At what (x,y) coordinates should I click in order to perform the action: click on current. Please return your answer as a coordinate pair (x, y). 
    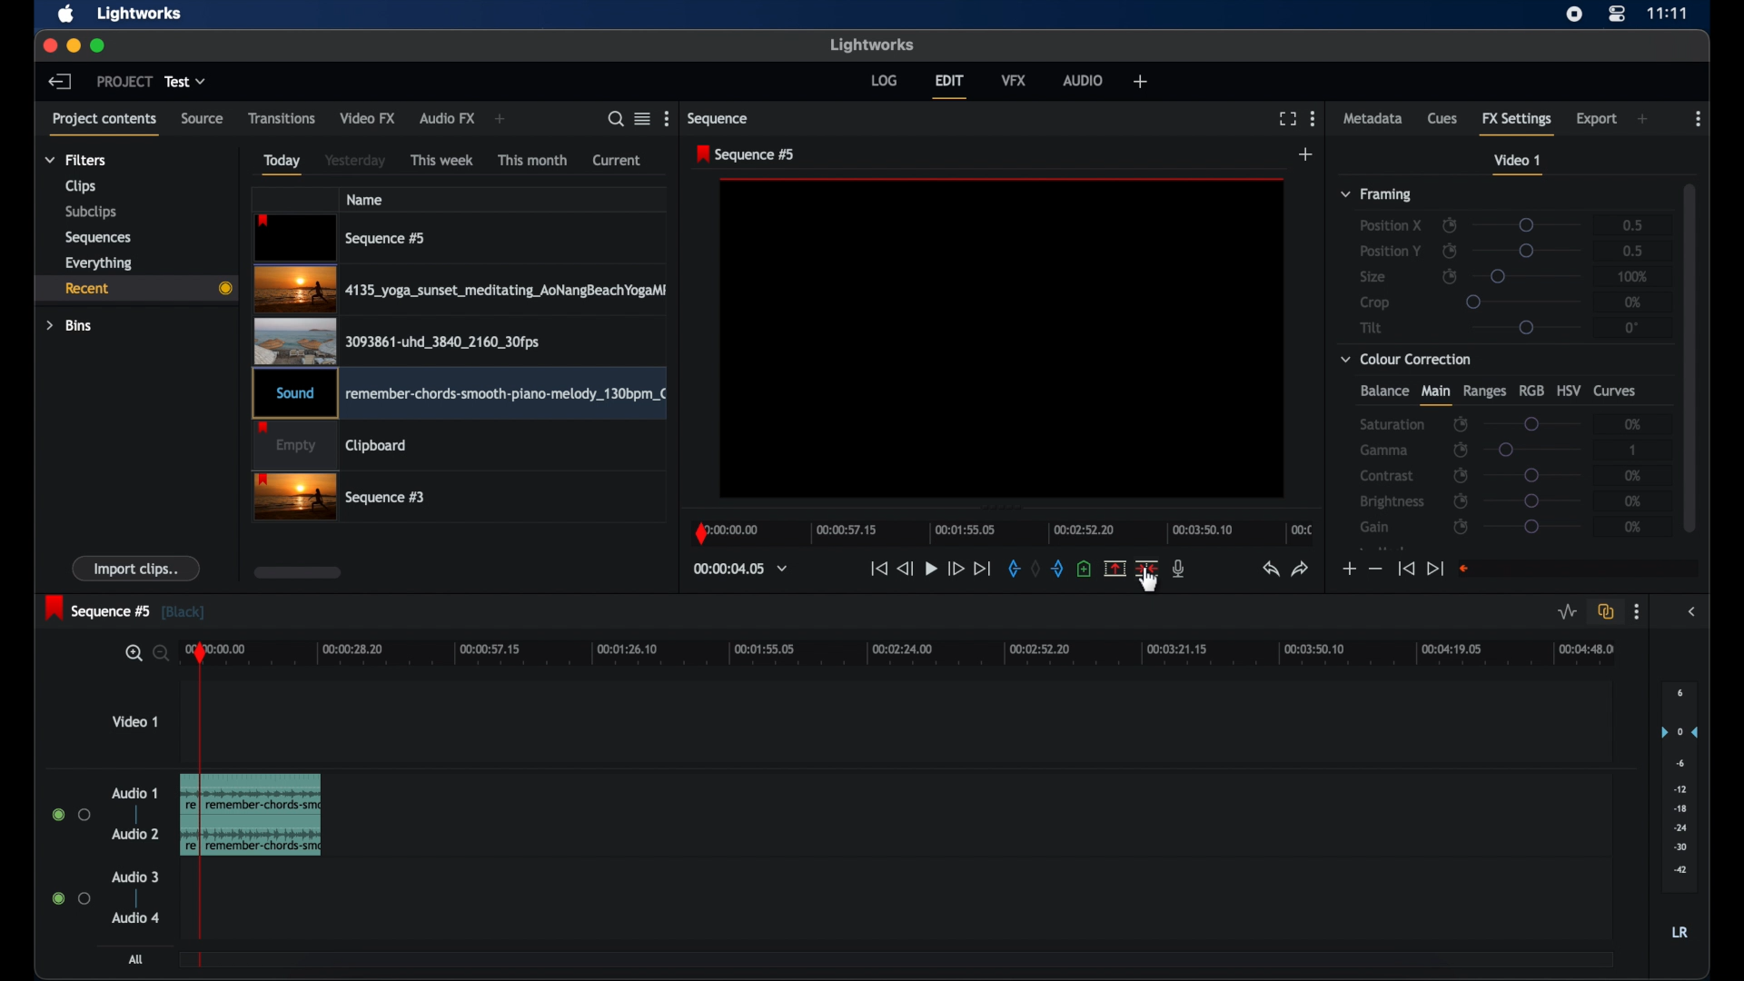
    Looking at the image, I should click on (617, 161).